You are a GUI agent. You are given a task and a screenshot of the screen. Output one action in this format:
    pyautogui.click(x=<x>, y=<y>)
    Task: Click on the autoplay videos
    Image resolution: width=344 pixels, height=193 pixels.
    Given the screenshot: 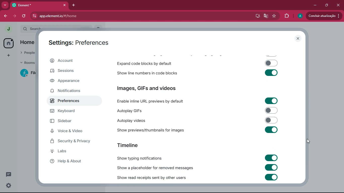 What is the action you would take?
    pyautogui.click(x=146, y=120)
    